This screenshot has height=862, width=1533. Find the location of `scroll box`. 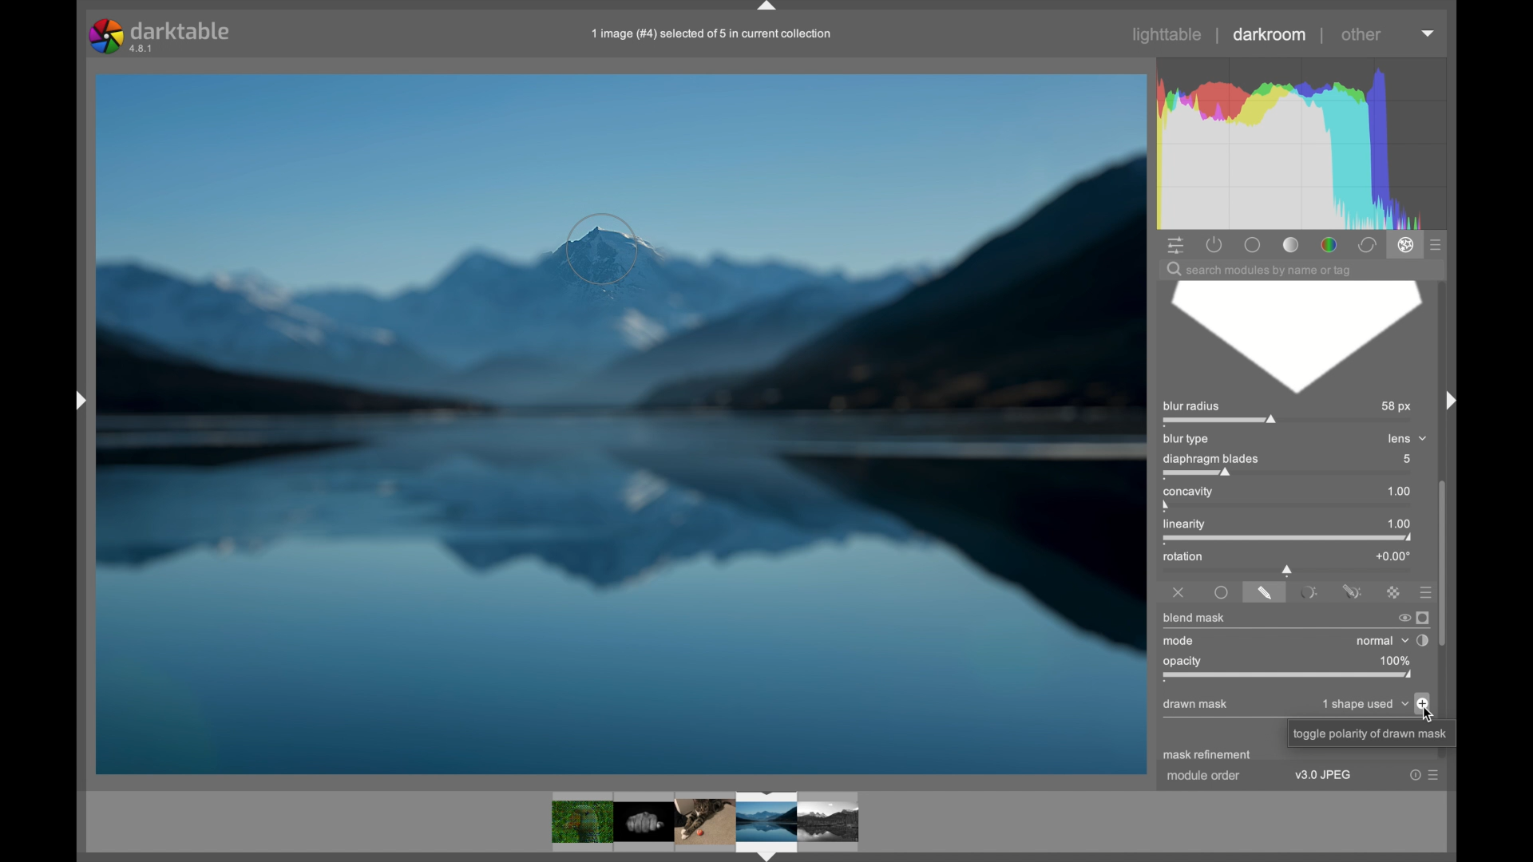

scroll box is located at coordinates (1445, 562).